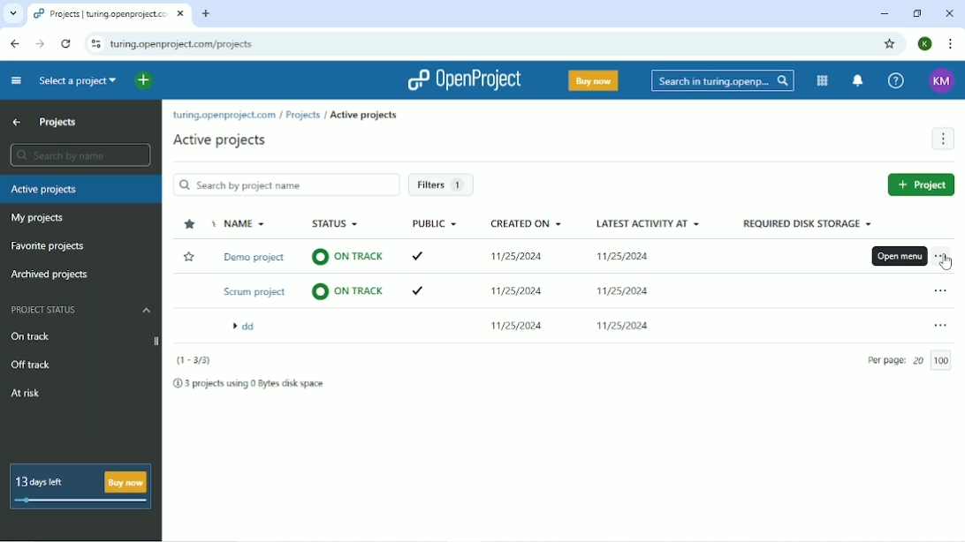 Image resolution: width=965 pixels, height=542 pixels. What do you see at coordinates (895, 81) in the screenshot?
I see `Help` at bounding box center [895, 81].